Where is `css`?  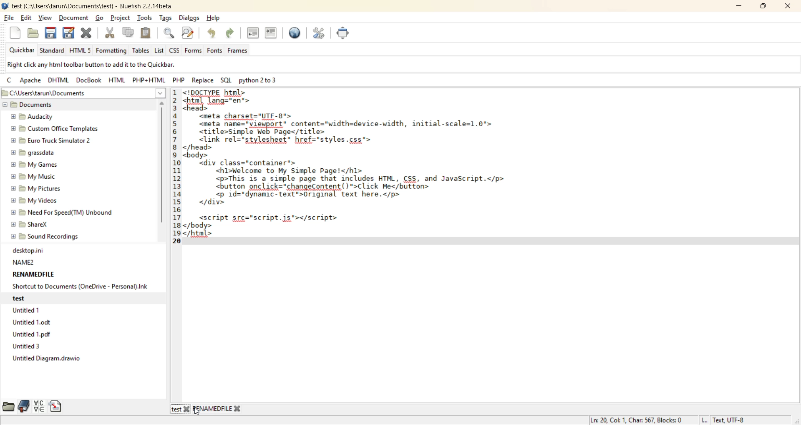
css is located at coordinates (174, 50).